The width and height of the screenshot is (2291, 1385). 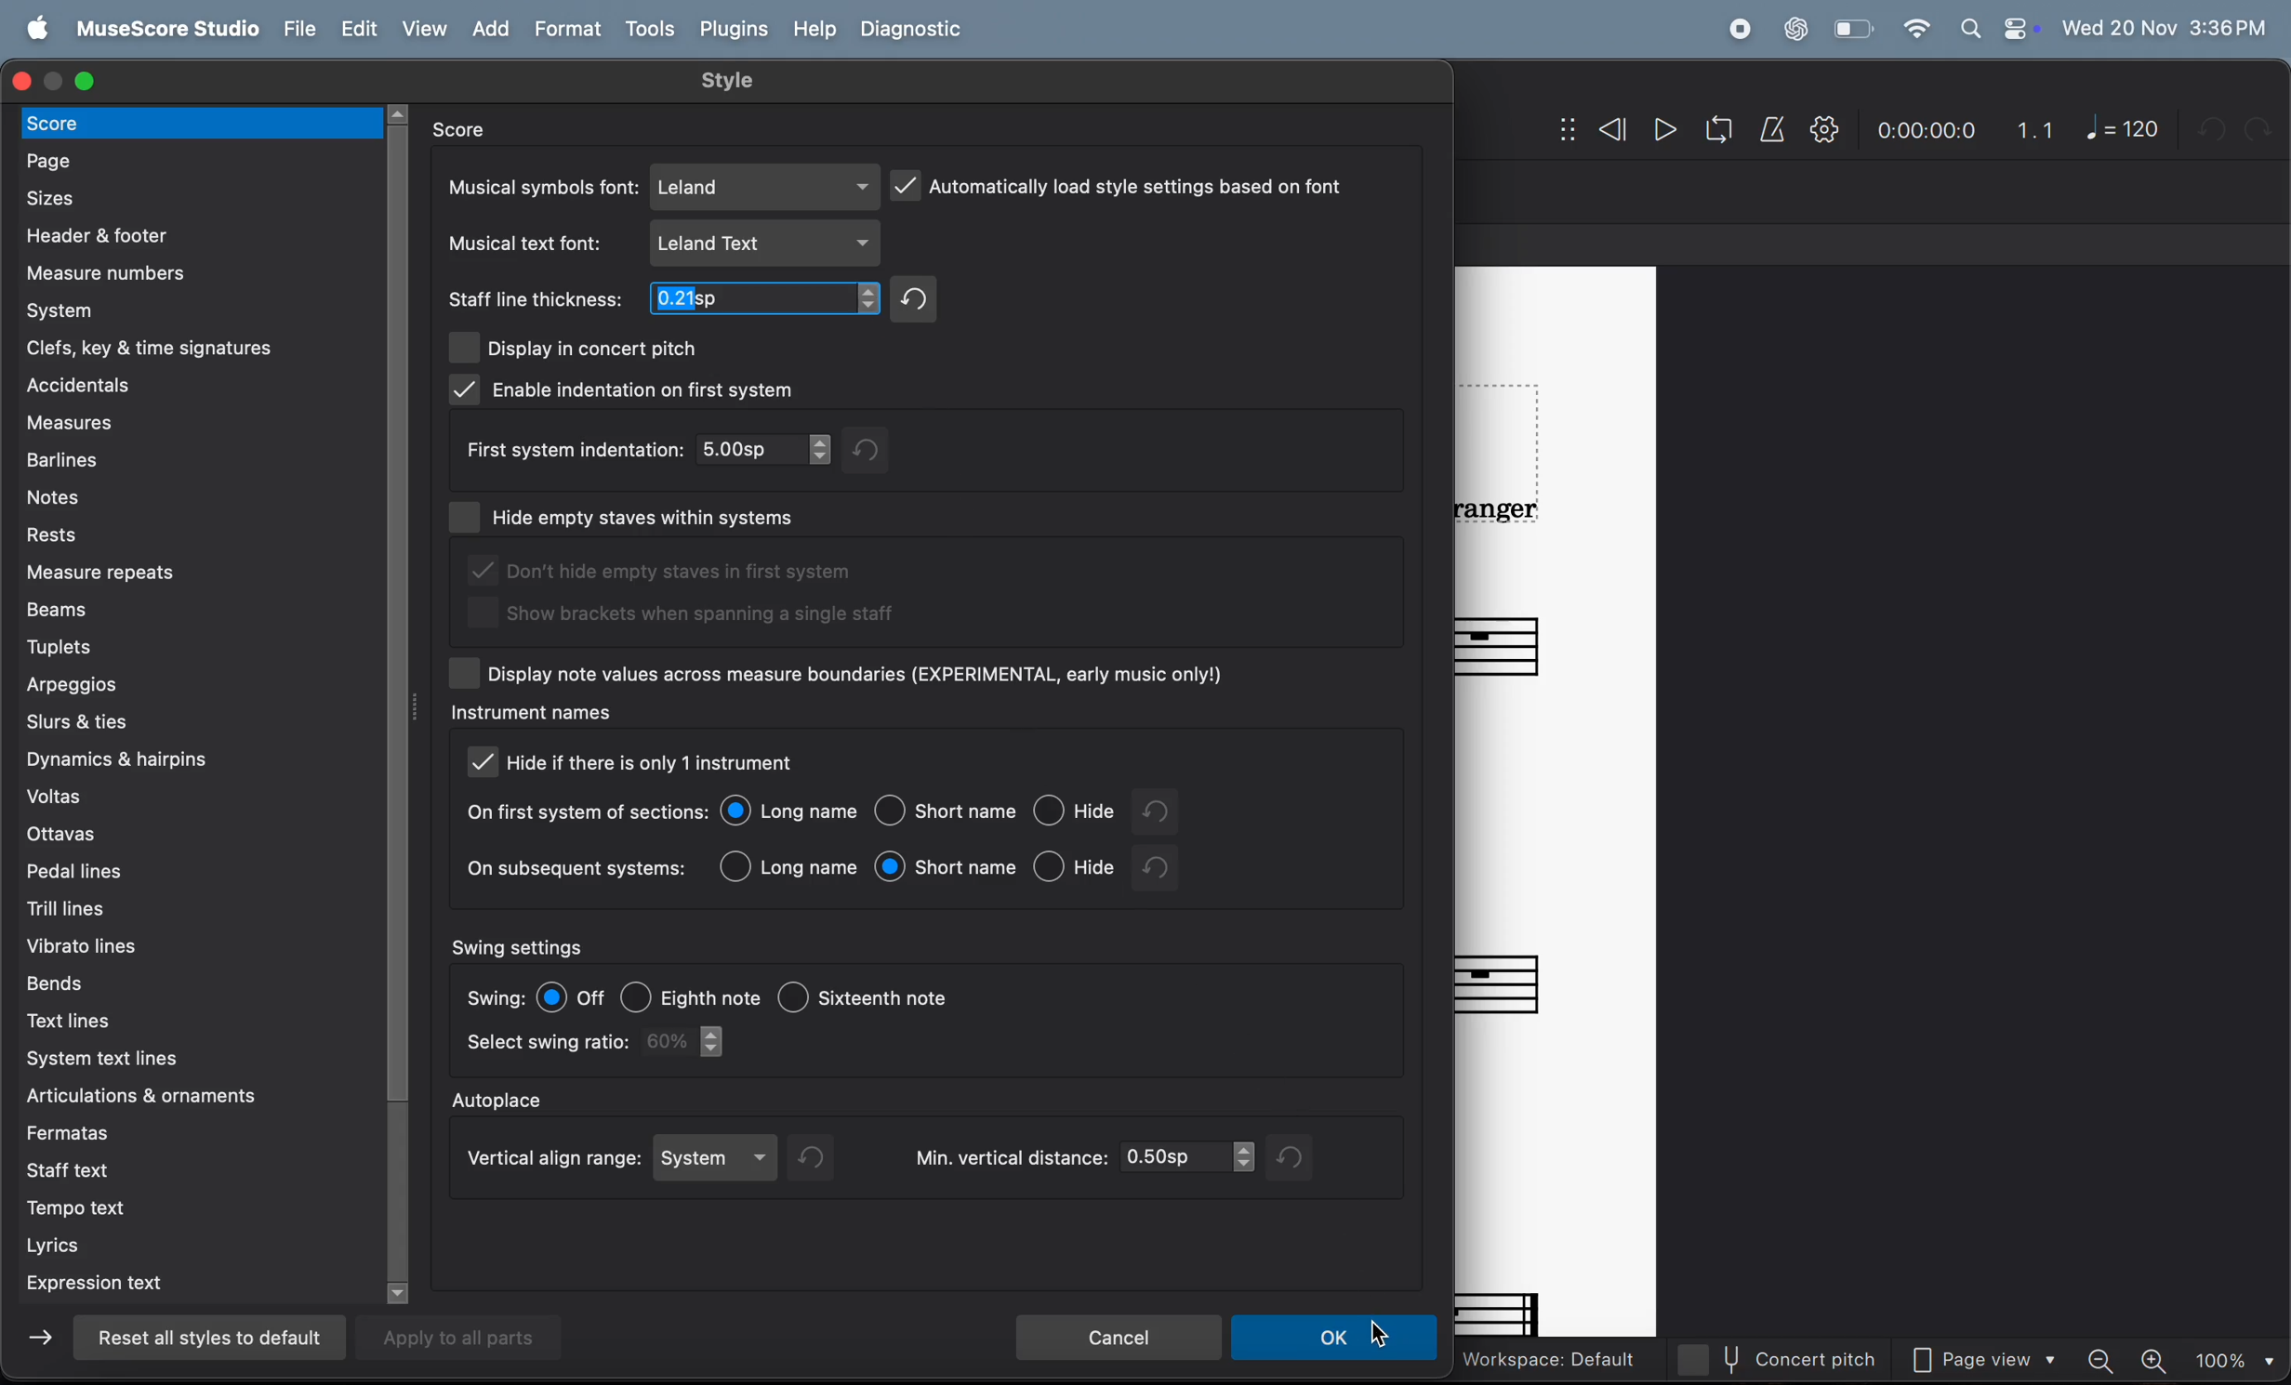 I want to click on zoom out, so click(x=2106, y=1359).